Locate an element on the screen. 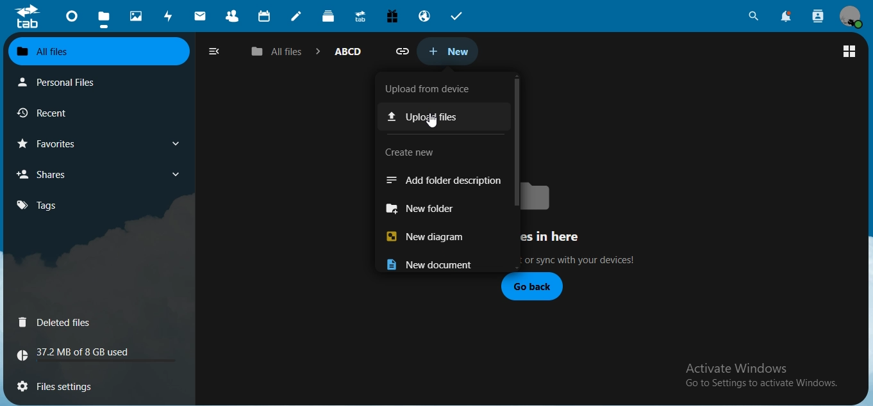 The image size is (873, 406). new folder is located at coordinates (435, 209).